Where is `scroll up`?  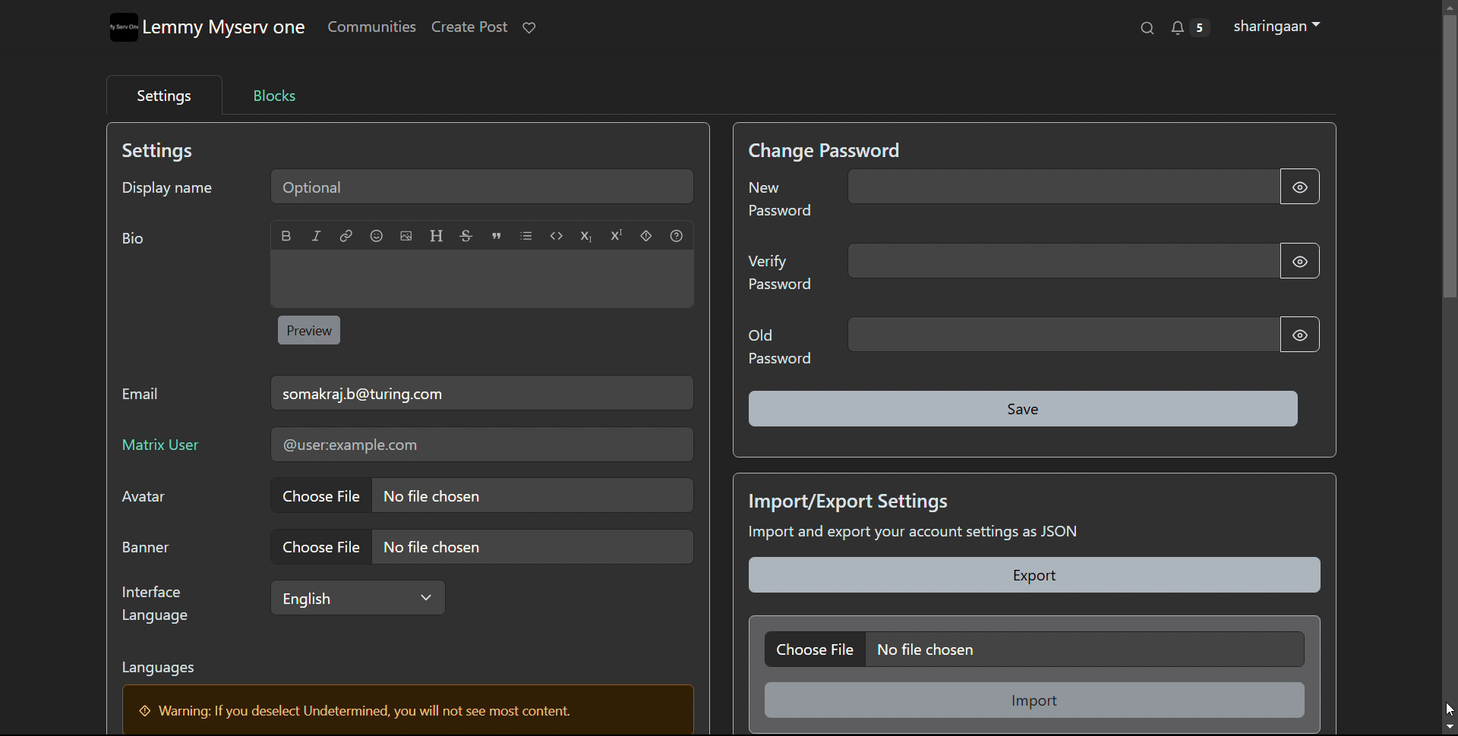 scroll up is located at coordinates (1449, 6).